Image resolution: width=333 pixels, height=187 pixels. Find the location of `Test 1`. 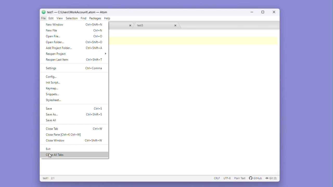

Test 1 is located at coordinates (45, 178).